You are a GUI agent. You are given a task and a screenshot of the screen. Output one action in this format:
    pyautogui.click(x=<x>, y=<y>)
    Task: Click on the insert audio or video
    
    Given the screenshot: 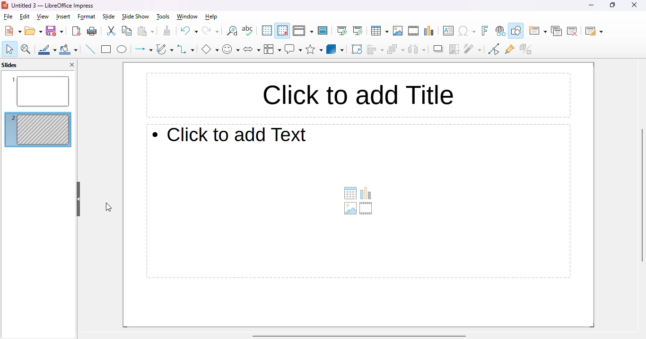 What is the action you would take?
    pyautogui.click(x=414, y=31)
    